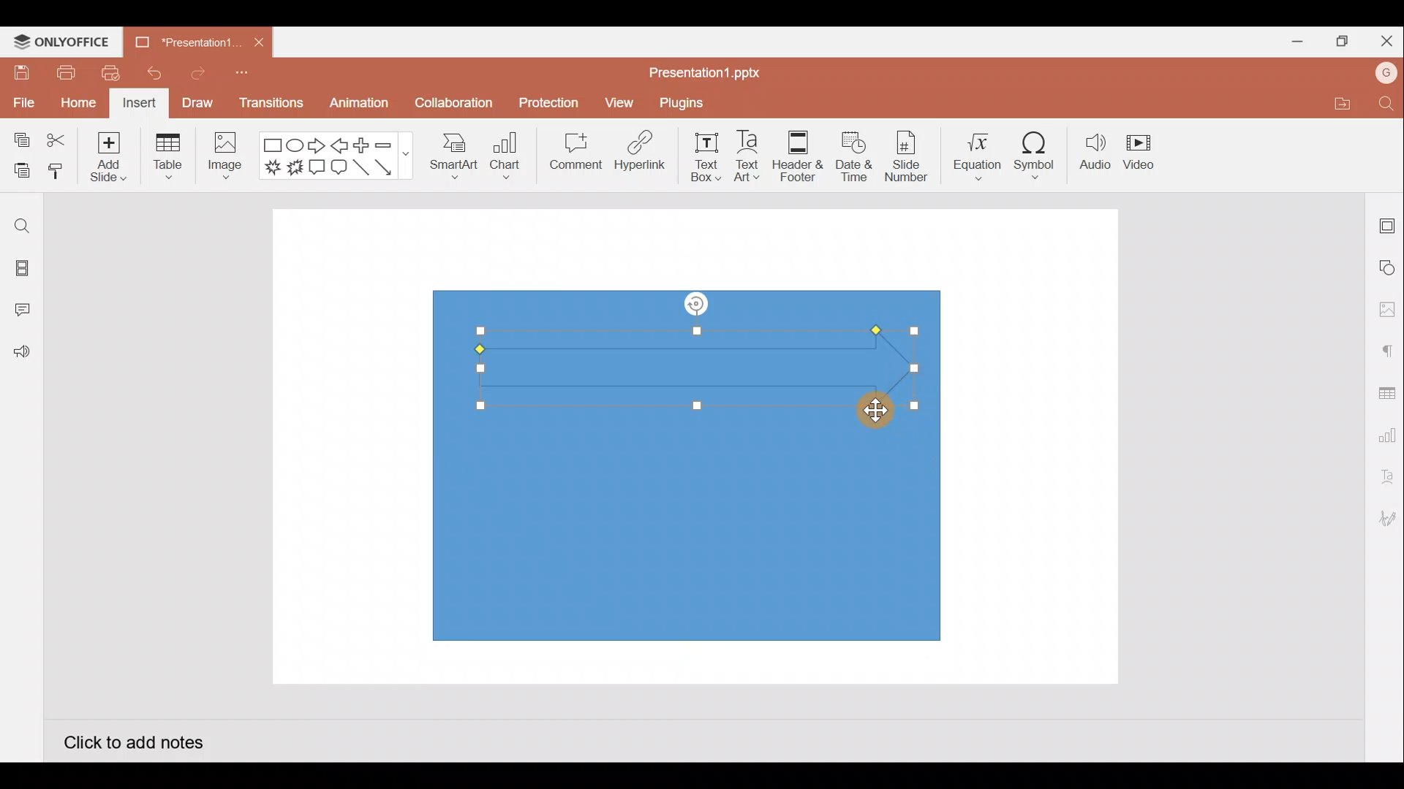 This screenshot has height=789, width=1404. Describe the element at coordinates (391, 144) in the screenshot. I see `Minus` at that location.